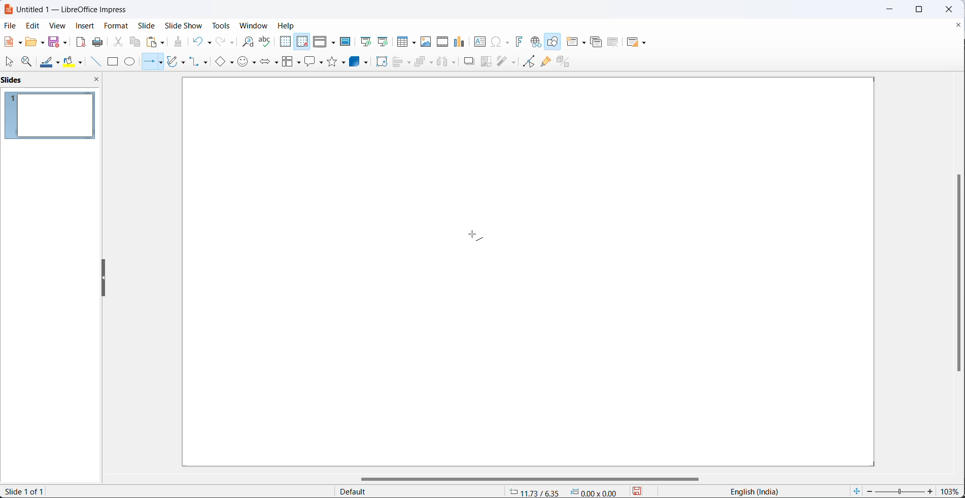 The height and width of the screenshot is (498, 965). Describe the element at coordinates (301, 41) in the screenshot. I see `snap to grid` at that location.